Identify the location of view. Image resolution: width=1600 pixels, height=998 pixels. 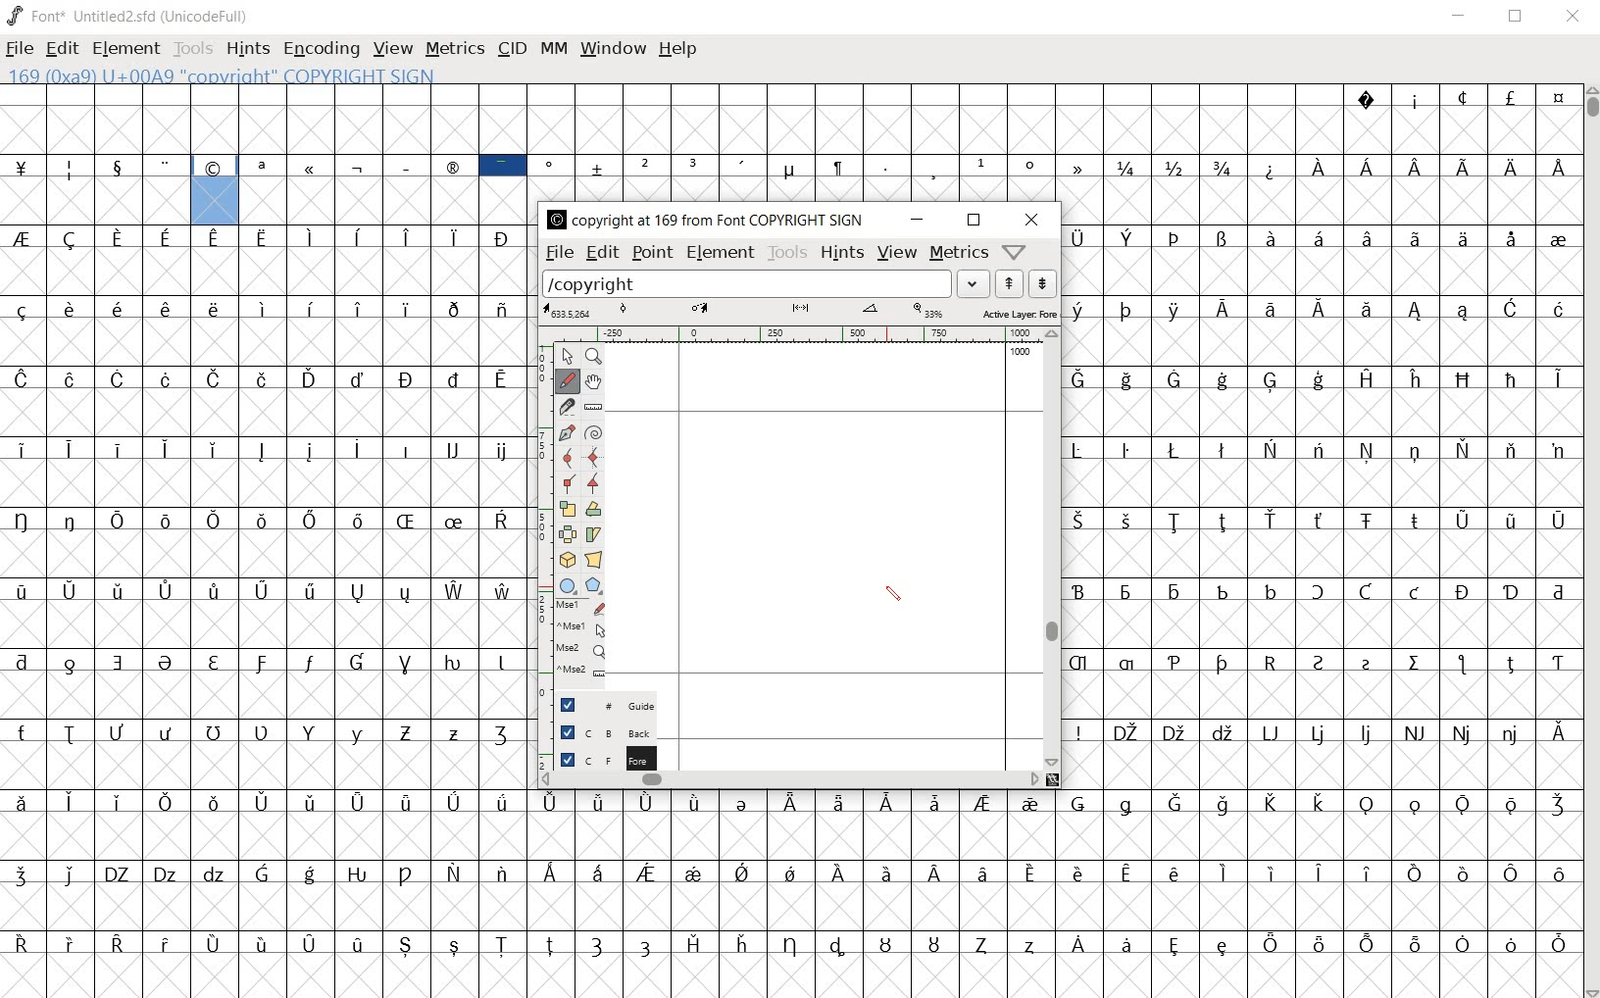
(898, 255).